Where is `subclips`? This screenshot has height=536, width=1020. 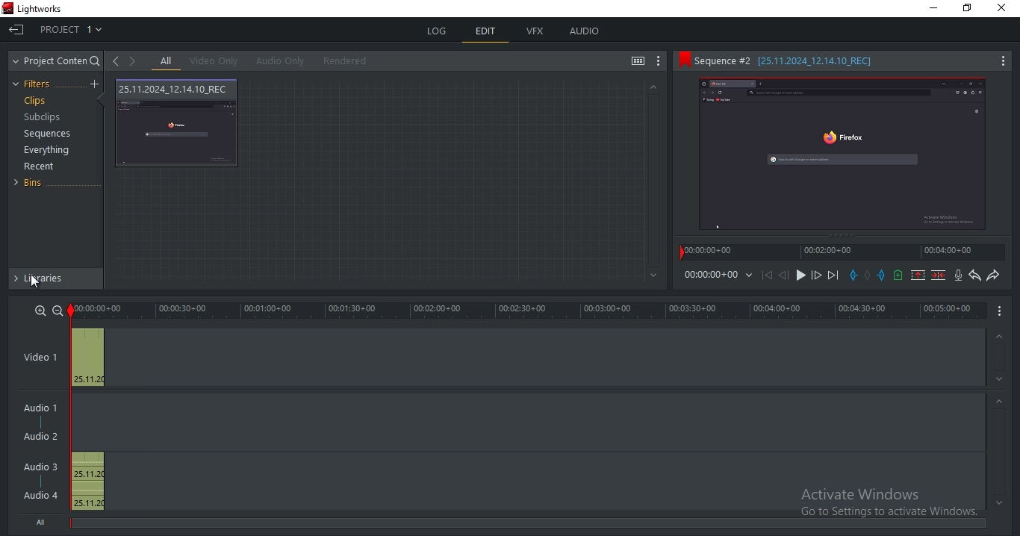 subclips is located at coordinates (41, 118).